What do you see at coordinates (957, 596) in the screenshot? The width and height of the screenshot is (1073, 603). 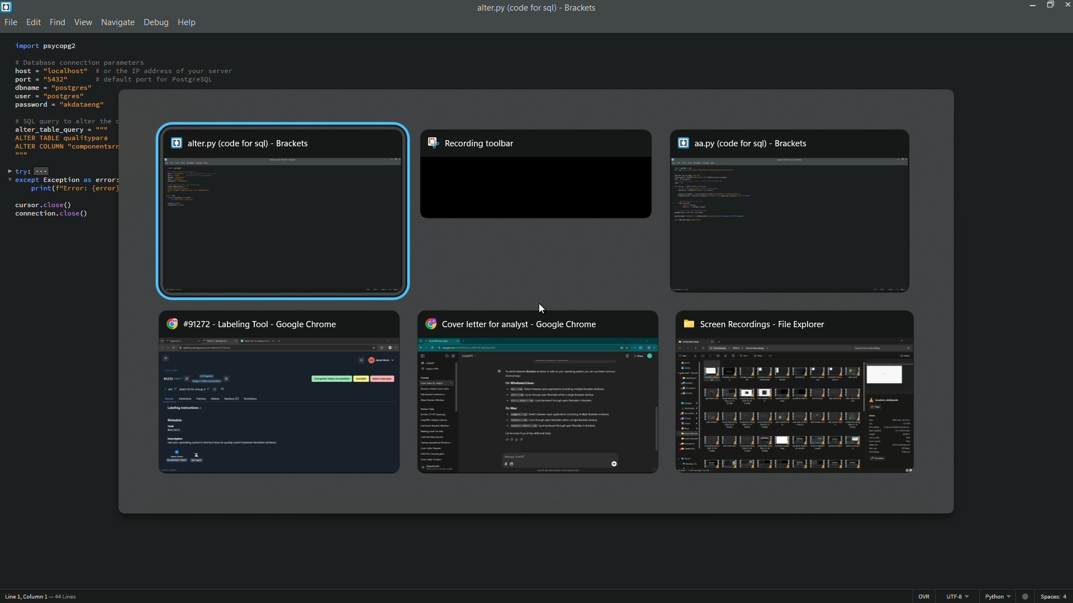 I see `UTF 8` at bounding box center [957, 596].